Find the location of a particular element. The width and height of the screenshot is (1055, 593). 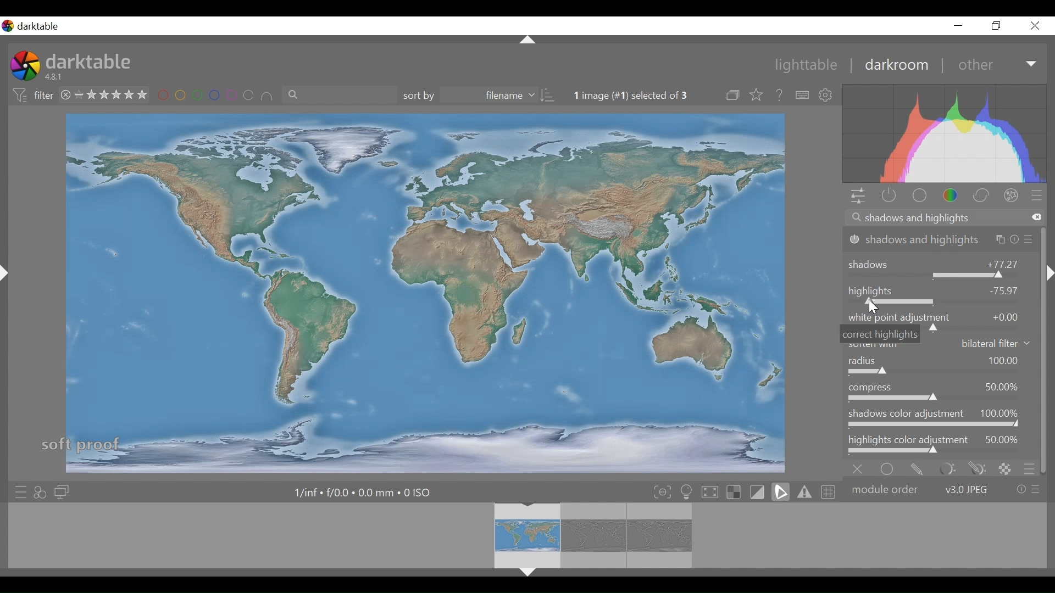

toggle display indication is located at coordinates (759, 492).